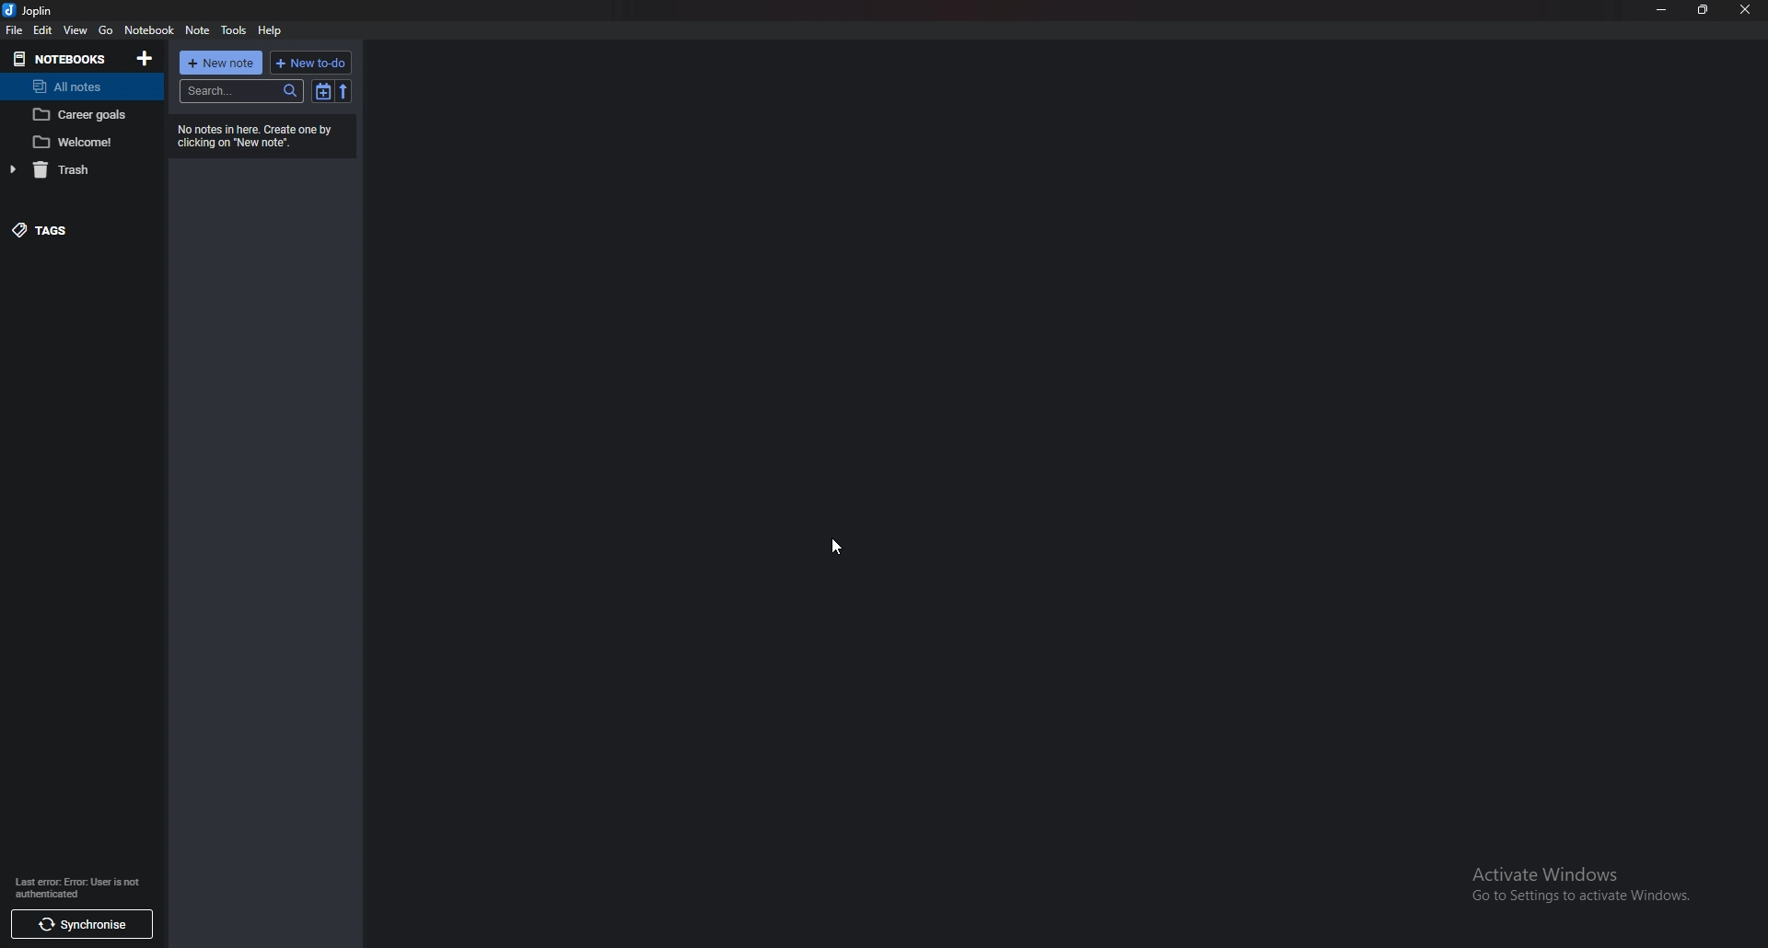 This screenshot has width=1768, height=948. What do you see at coordinates (233, 29) in the screenshot?
I see `tools` at bounding box center [233, 29].